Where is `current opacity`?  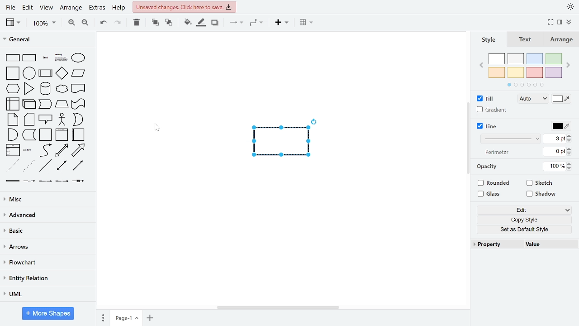 current opacity is located at coordinates (555, 167).